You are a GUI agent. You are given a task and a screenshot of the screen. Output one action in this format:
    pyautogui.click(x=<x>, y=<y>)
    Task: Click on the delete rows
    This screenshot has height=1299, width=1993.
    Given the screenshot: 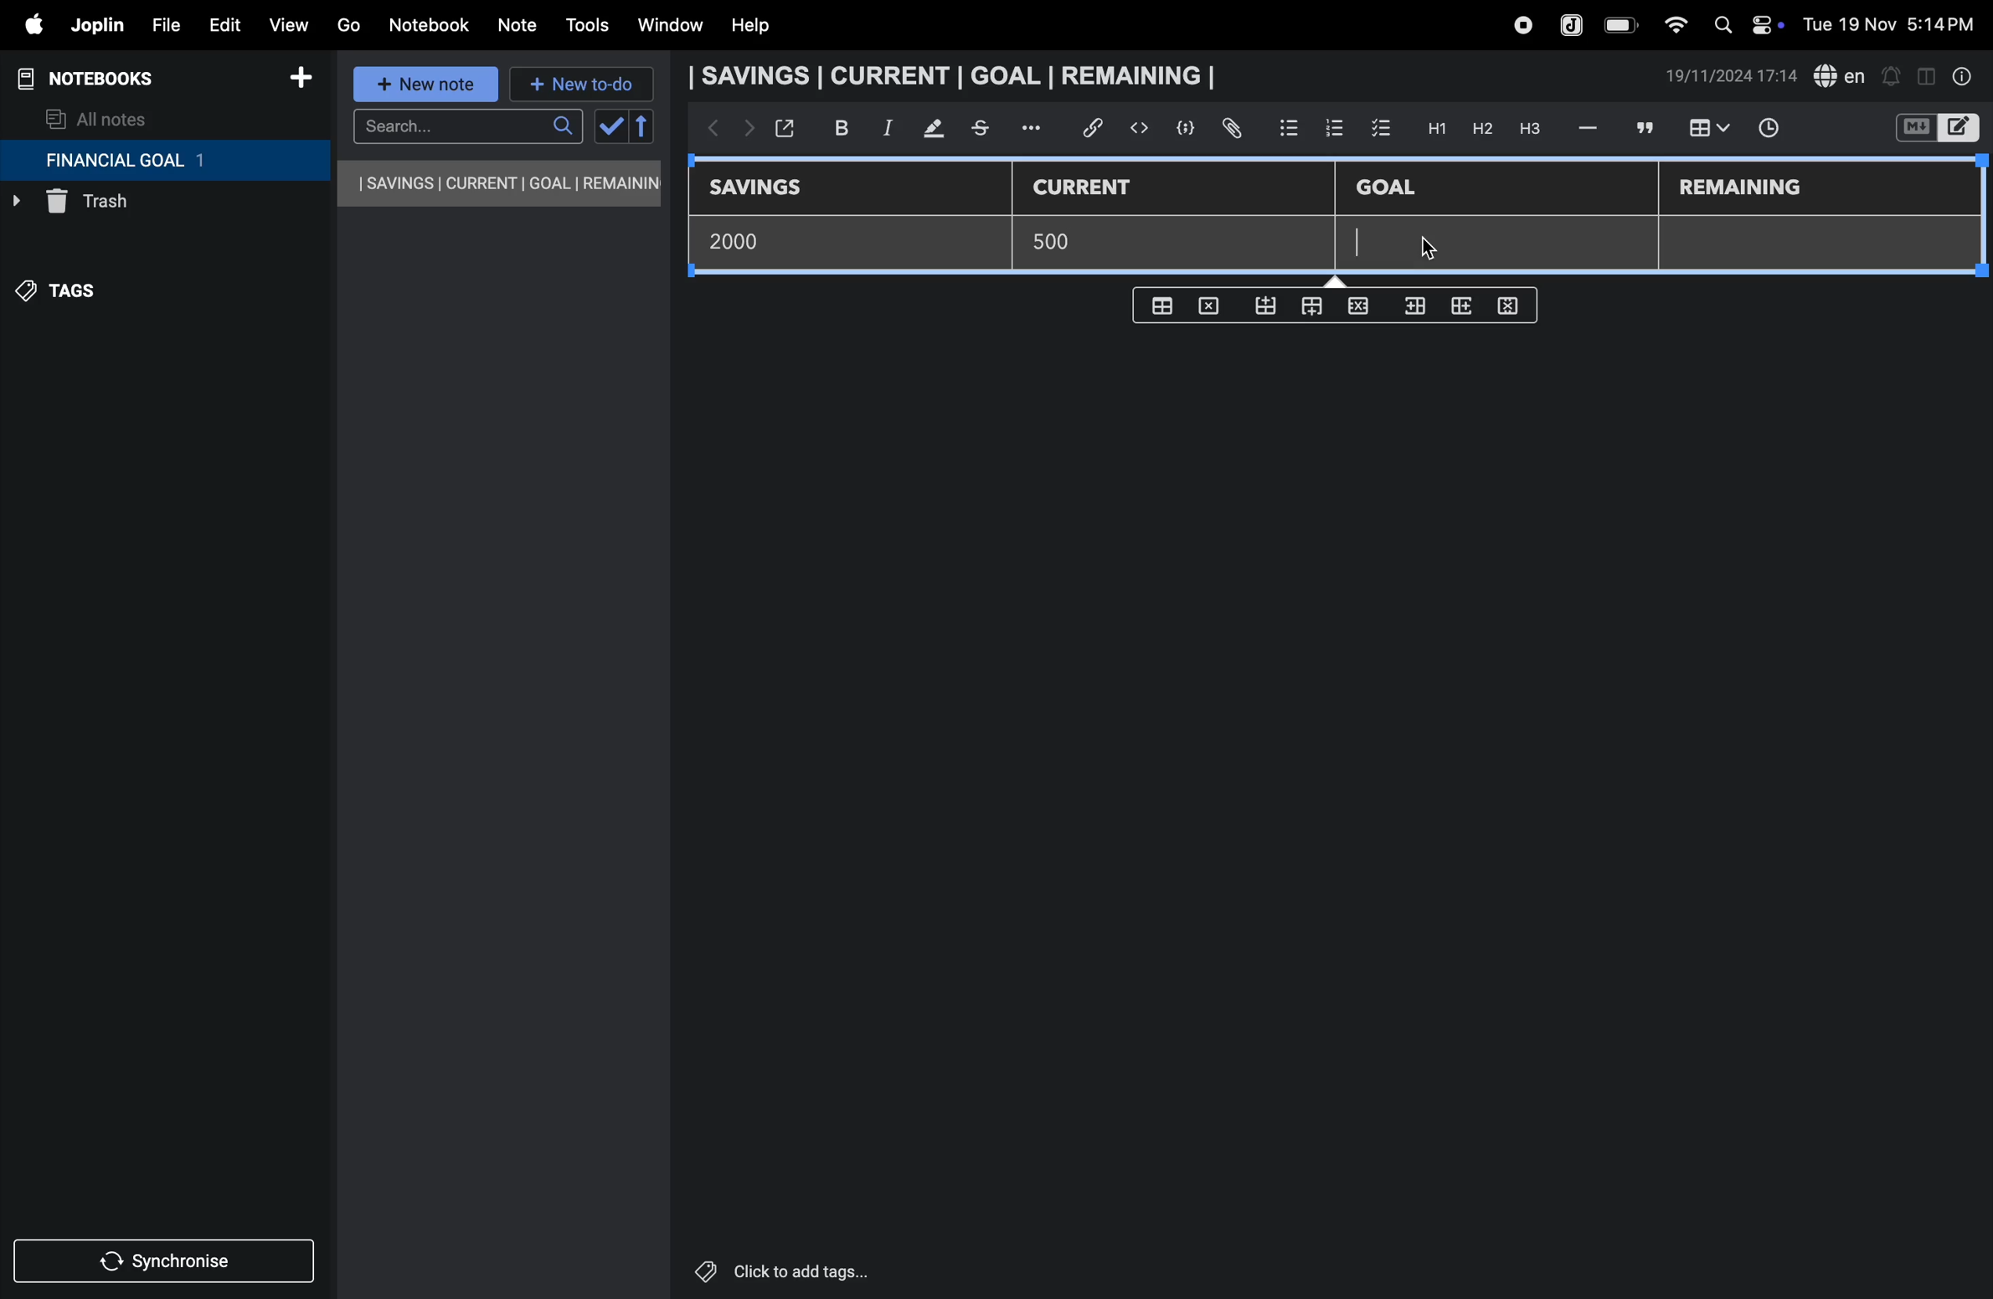 What is the action you would take?
    pyautogui.click(x=1509, y=305)
    